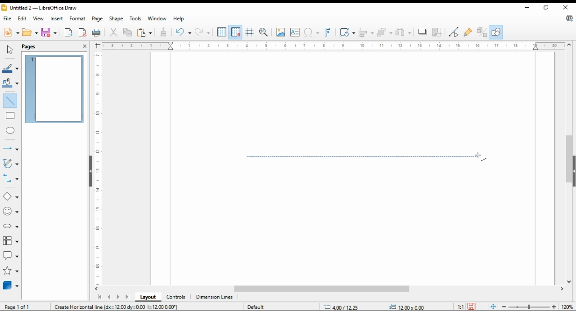 The width and height of the screenshot is (576, 311). I want to click on insert fontwork text, so click(327, 32).